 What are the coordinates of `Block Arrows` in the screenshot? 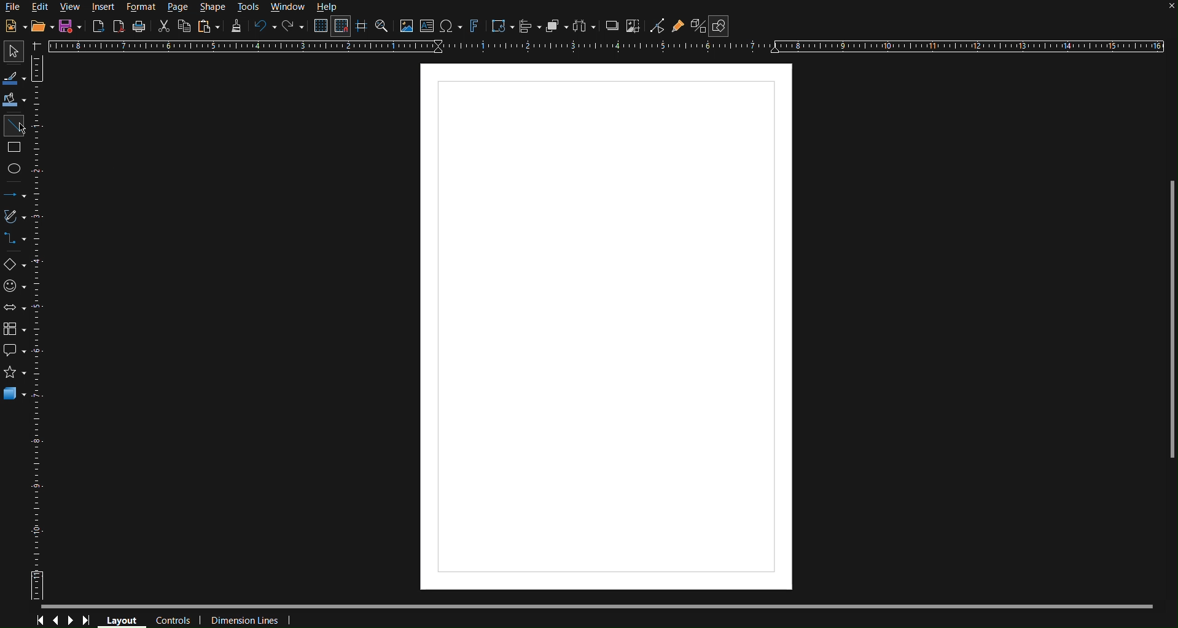 It's located at (15, 308).